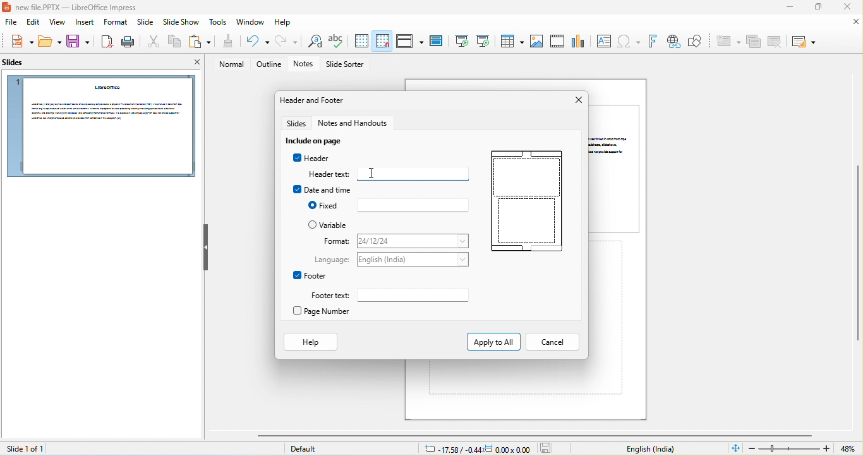 This screenshot has width=863, height=456. I want to click on master slide, so click(436, 42).